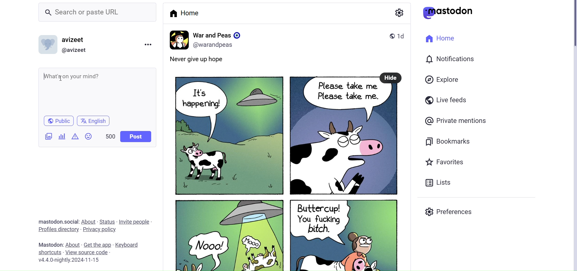 The width and height of the screenshot is (577, 271). Describe the element at coordinates (74, 39) in the screenshot. I see `avizeet` at that location.